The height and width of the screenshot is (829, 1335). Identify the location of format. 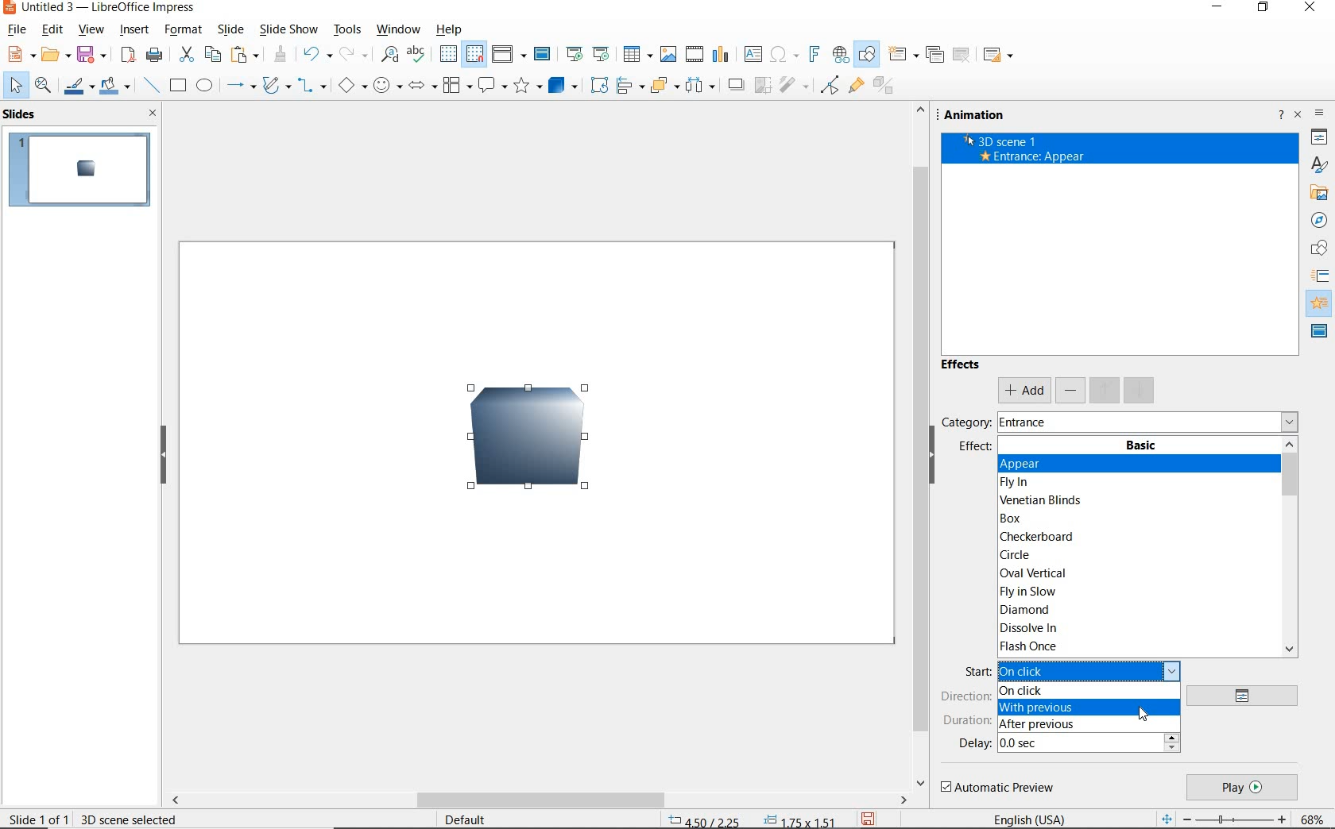
(181, 29).